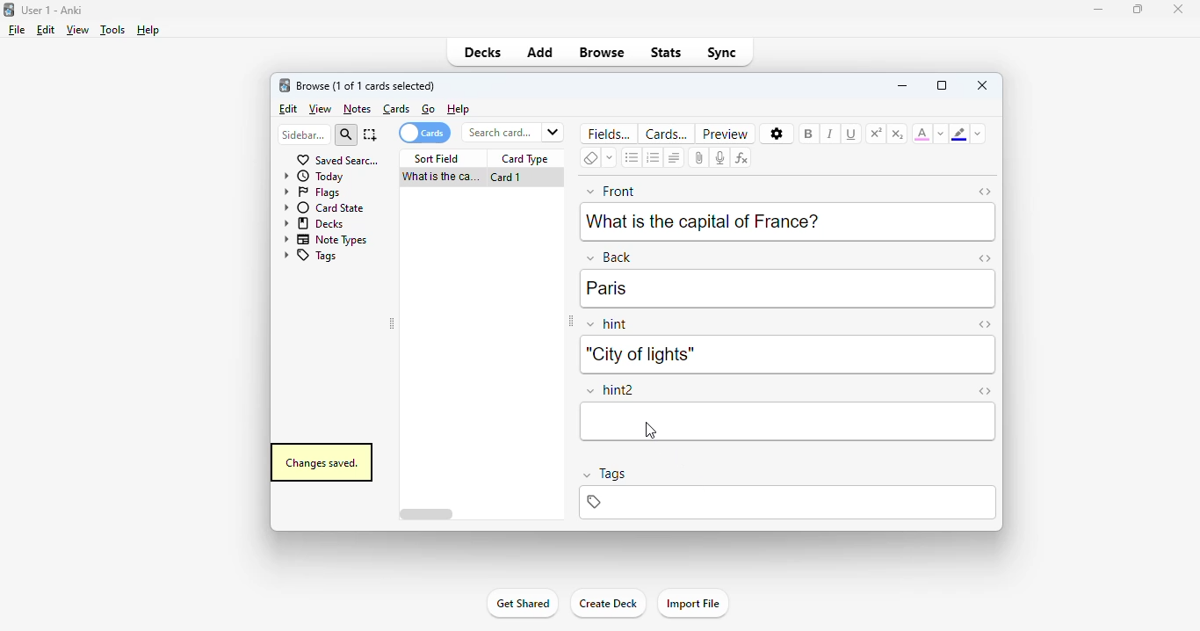 This screenshot has height=631, width=1200. I want to click on change color, so click(978, 134).